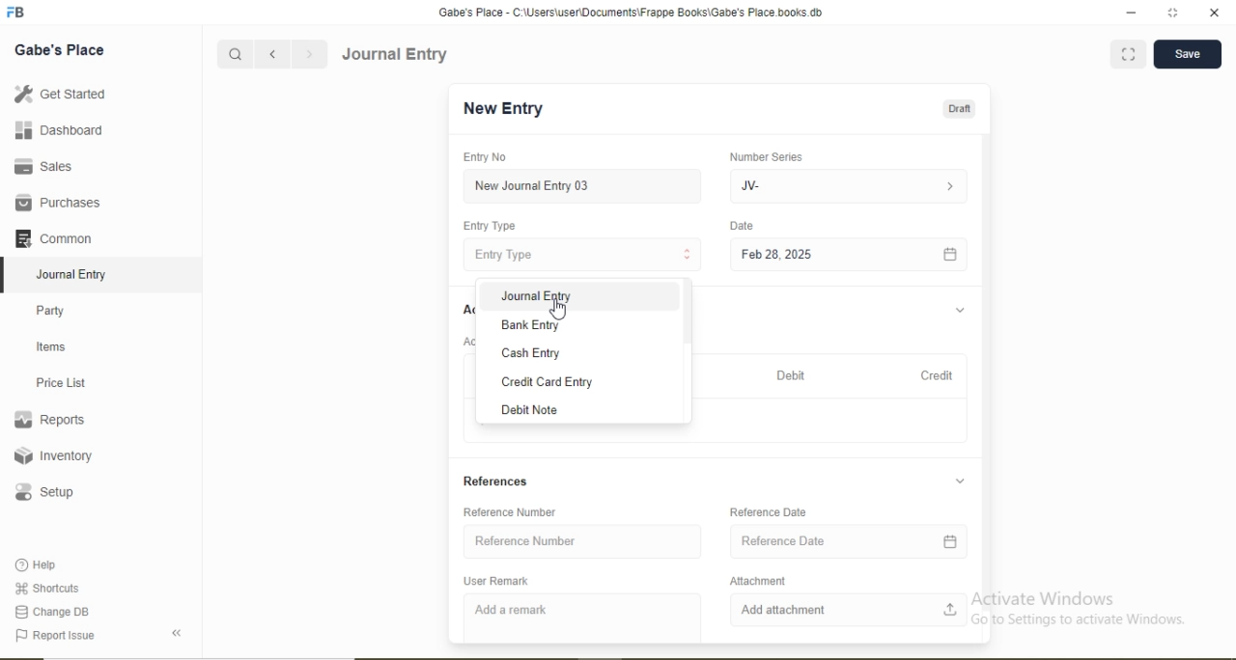 Image resolution: width=1236 pixels, height=660 pixels. I want to click on Dashboard, so click(60, 129).